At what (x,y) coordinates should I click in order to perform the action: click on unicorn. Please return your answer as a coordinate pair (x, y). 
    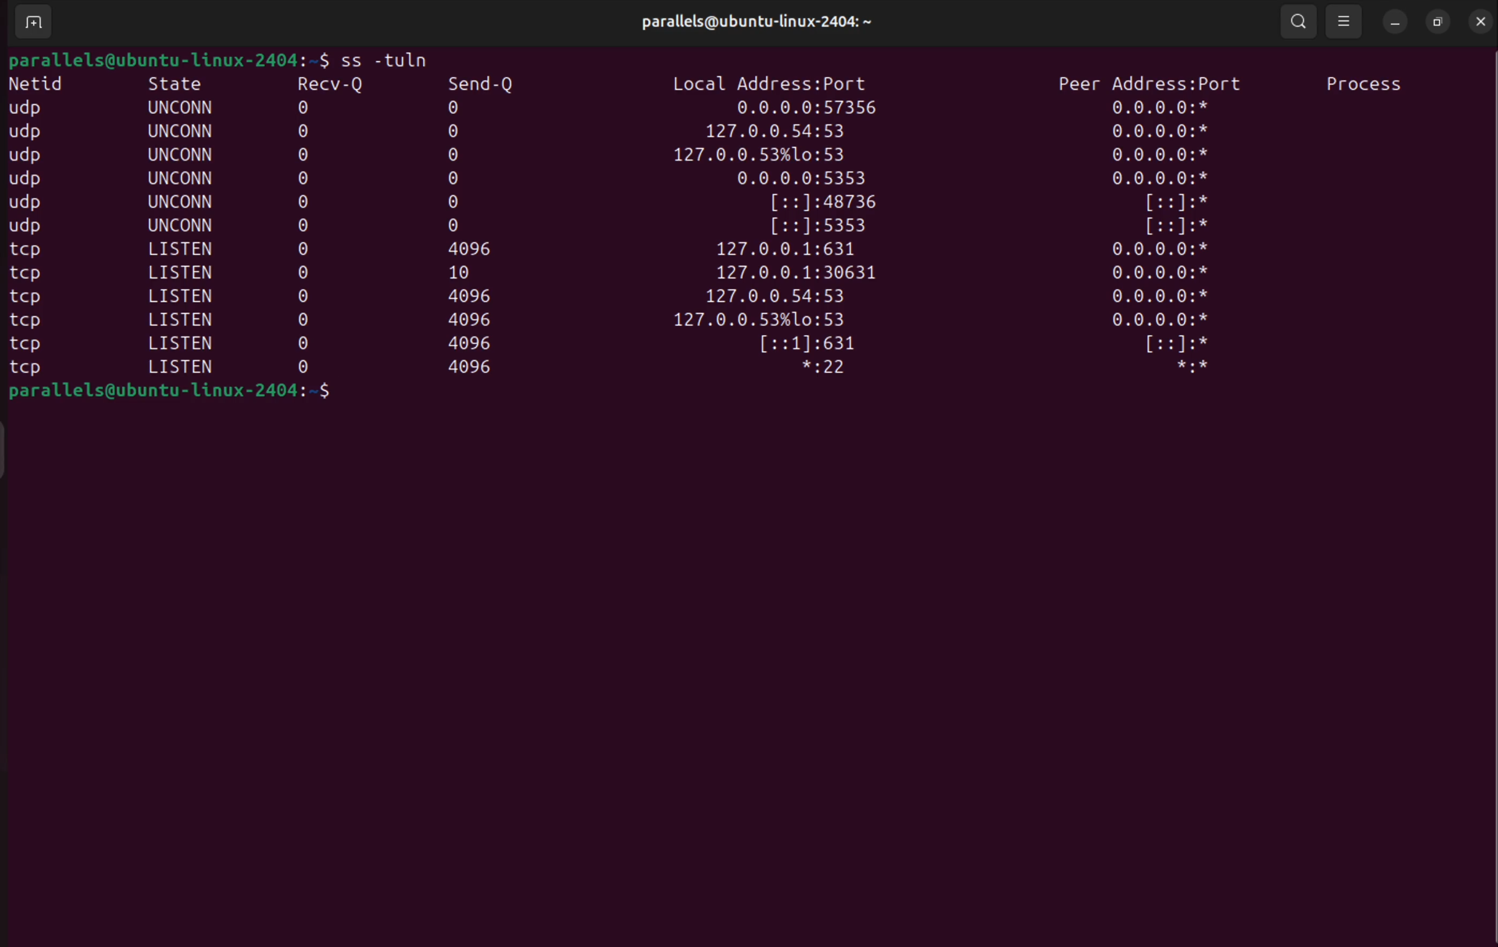
    Looking at the image, I should click on (180, 131).